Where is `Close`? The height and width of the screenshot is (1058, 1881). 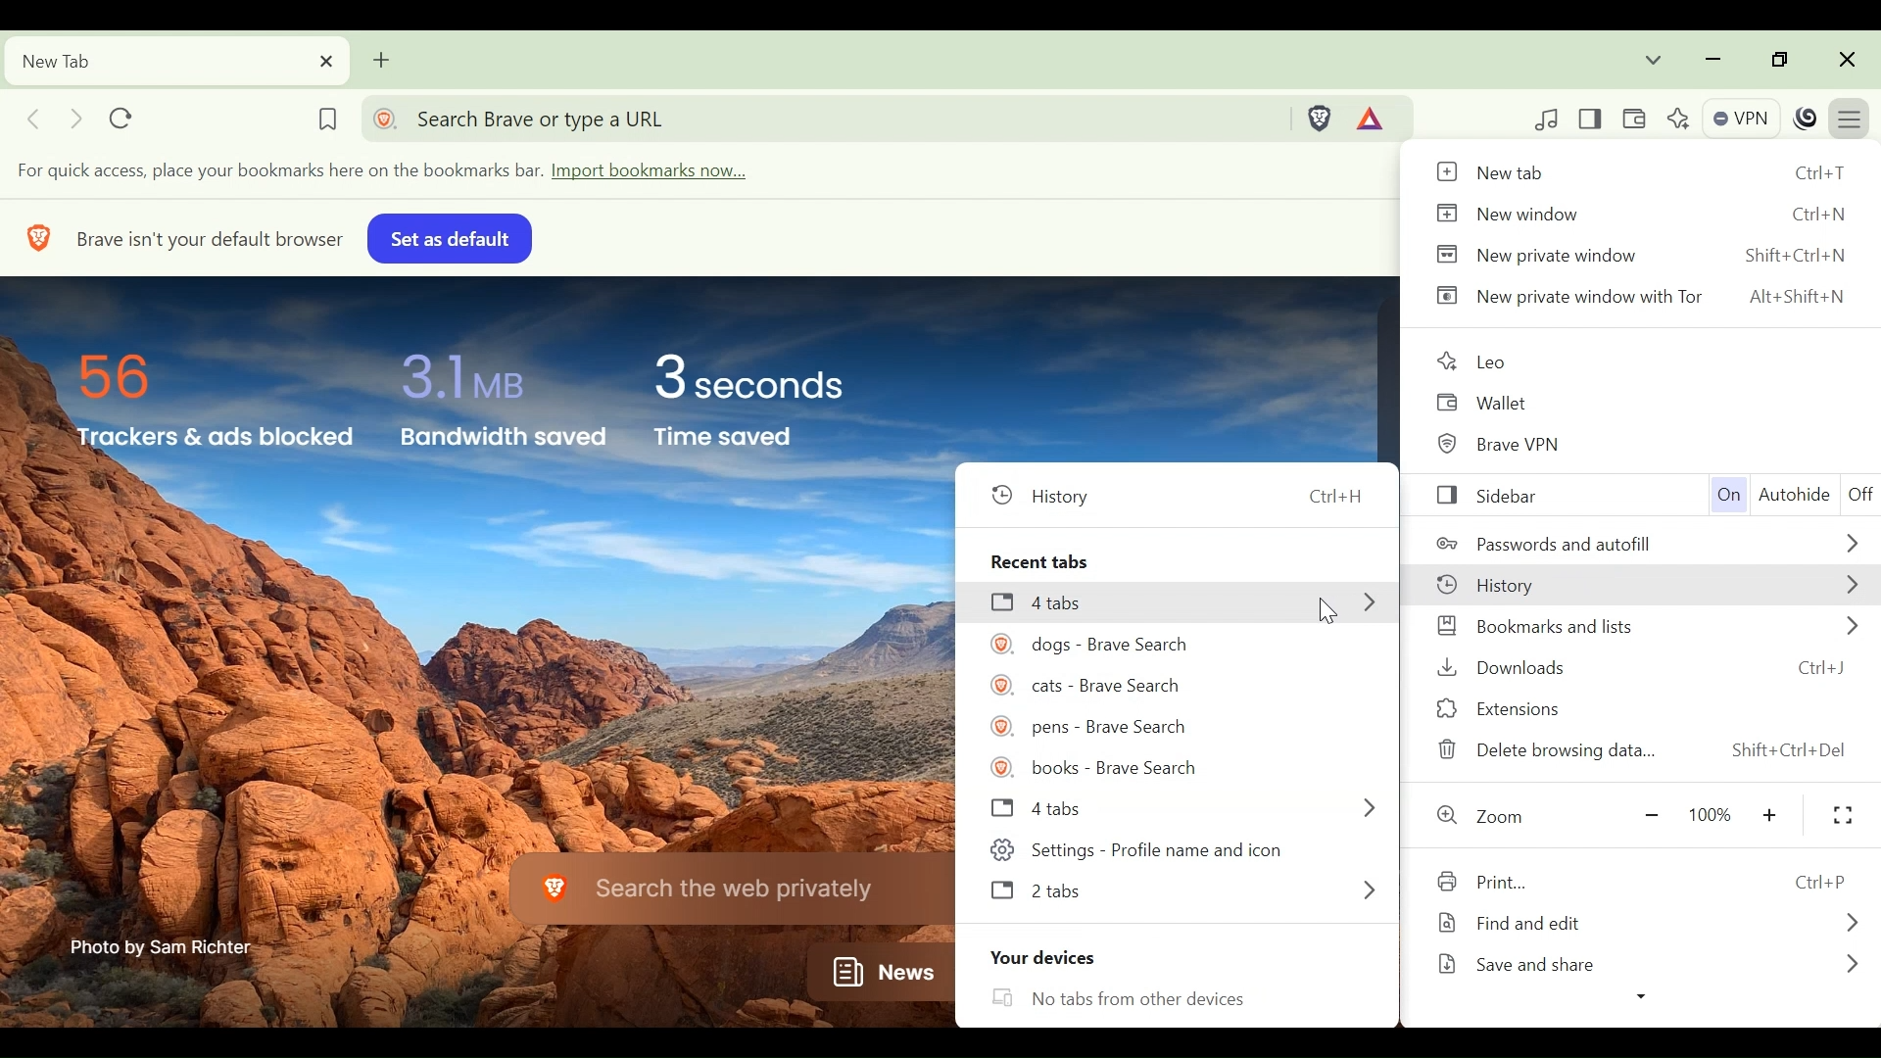 Close is located at coordinates (1848, 58).